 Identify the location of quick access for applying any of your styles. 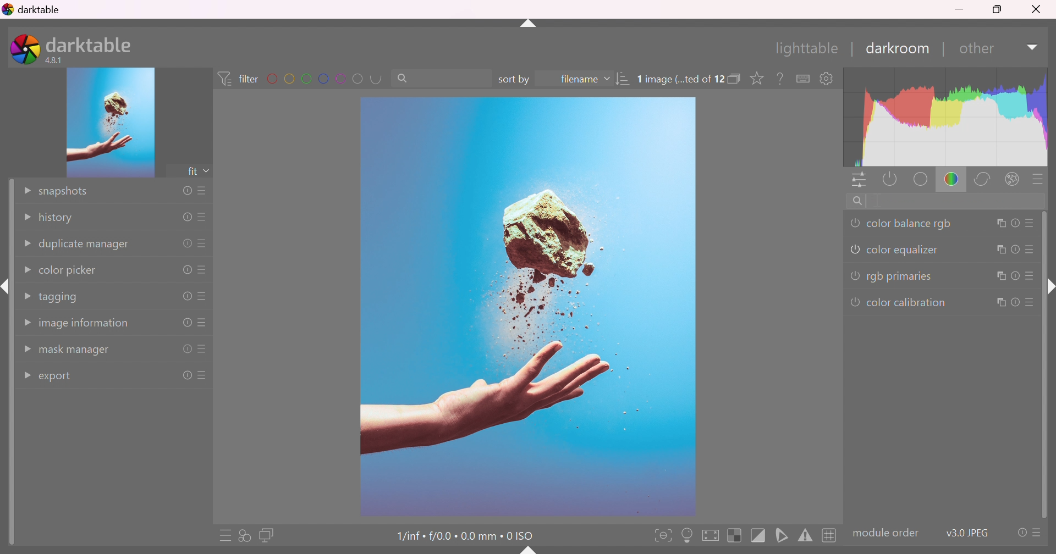
(248, 535).